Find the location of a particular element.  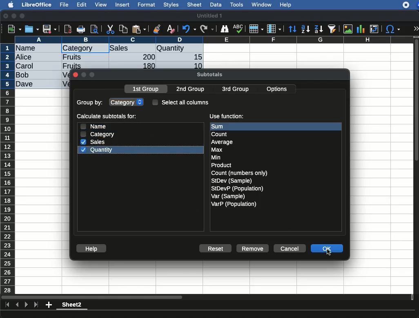

quantity  is located at coordinates (96, 151).